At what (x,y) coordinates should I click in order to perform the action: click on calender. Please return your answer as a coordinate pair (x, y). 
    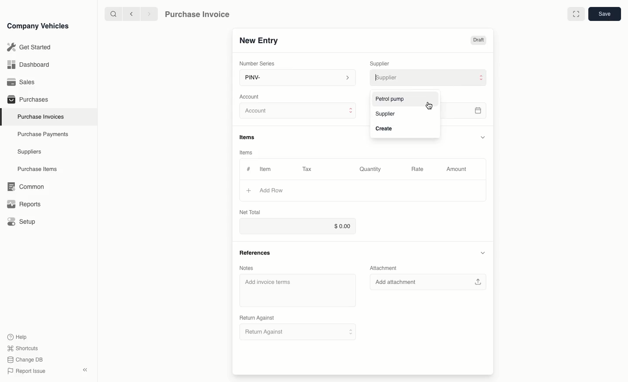
    Looking at the image, I should click on (479, 111).